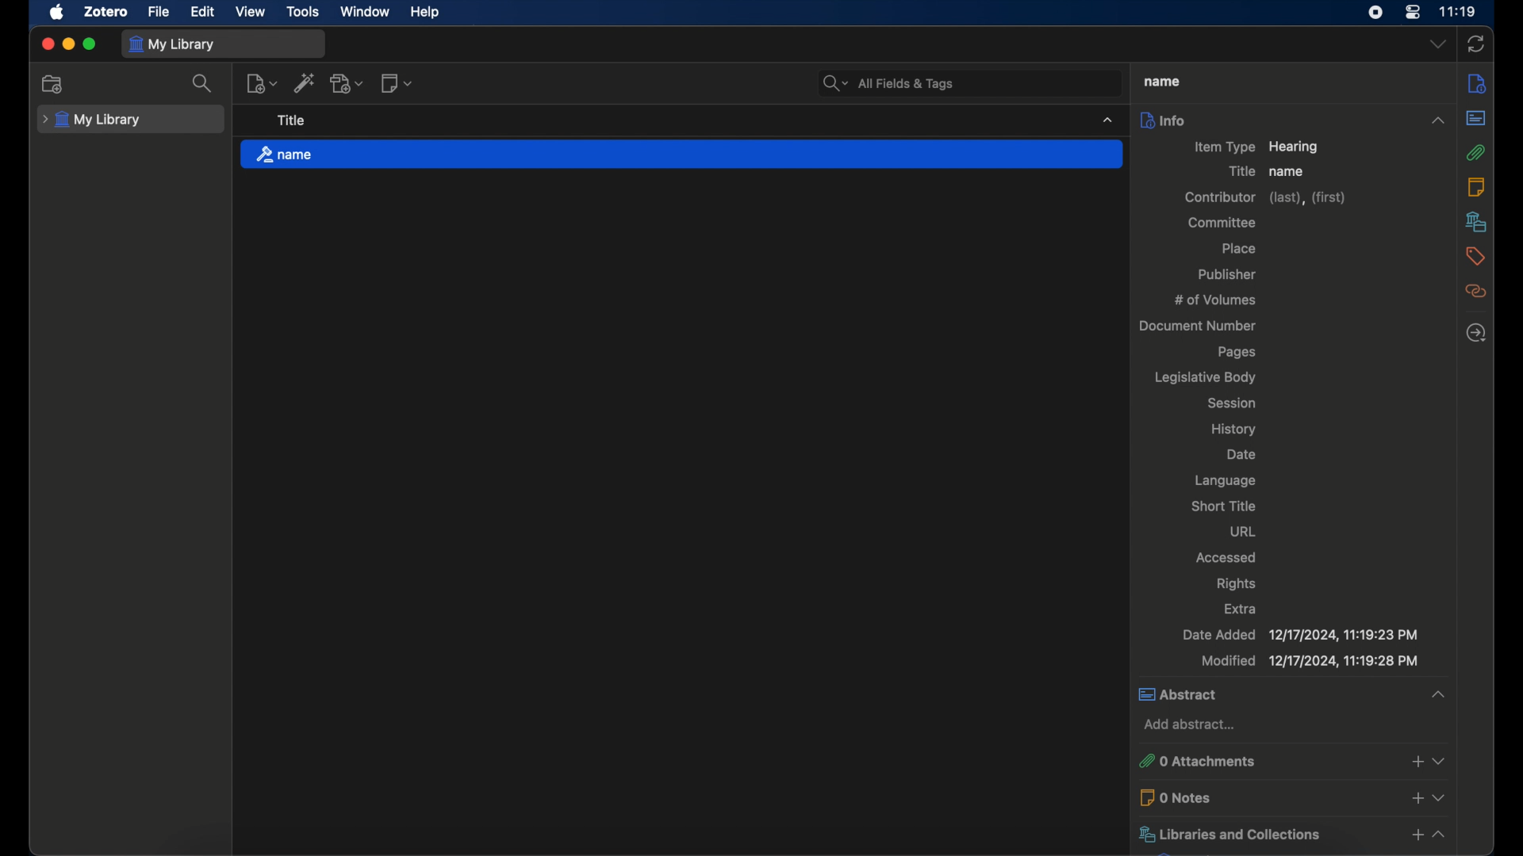 This screenshot has width=1523, height=856. What do you see at coordinates (1205, 376) in the screenshot?
I see `legislative body` at bounding box center [1205, 376].